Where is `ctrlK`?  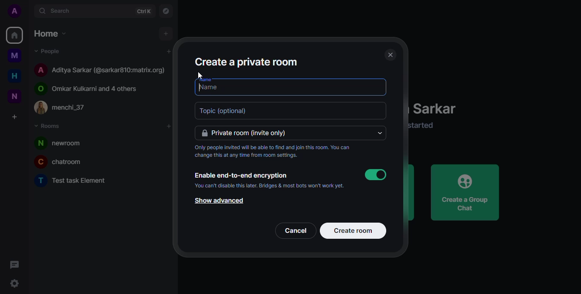
ctrlK is located at coordinates (143, 11).